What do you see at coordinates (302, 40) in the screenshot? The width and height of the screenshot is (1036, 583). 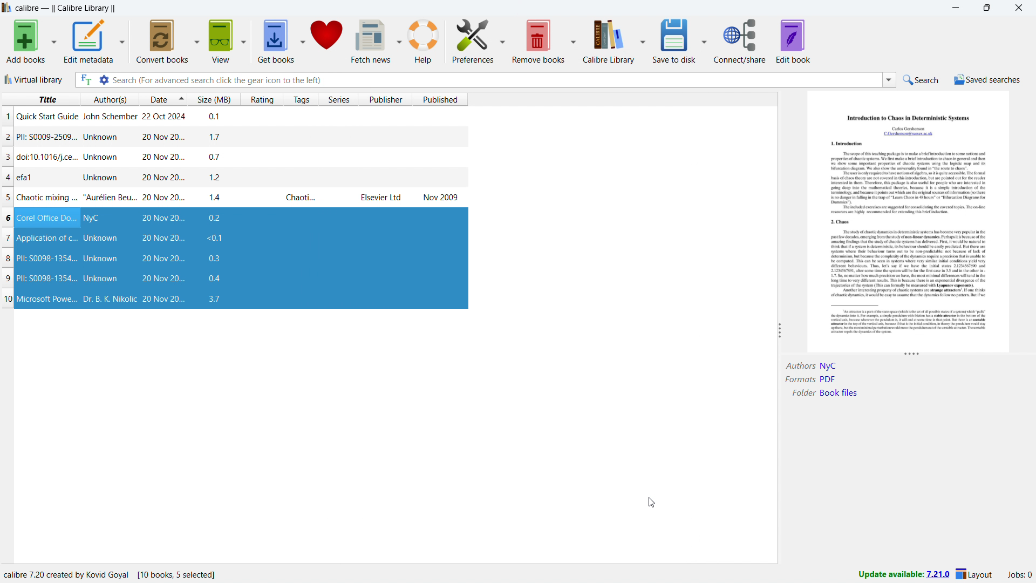 I see `get books options` at bounding box center [302, 40].